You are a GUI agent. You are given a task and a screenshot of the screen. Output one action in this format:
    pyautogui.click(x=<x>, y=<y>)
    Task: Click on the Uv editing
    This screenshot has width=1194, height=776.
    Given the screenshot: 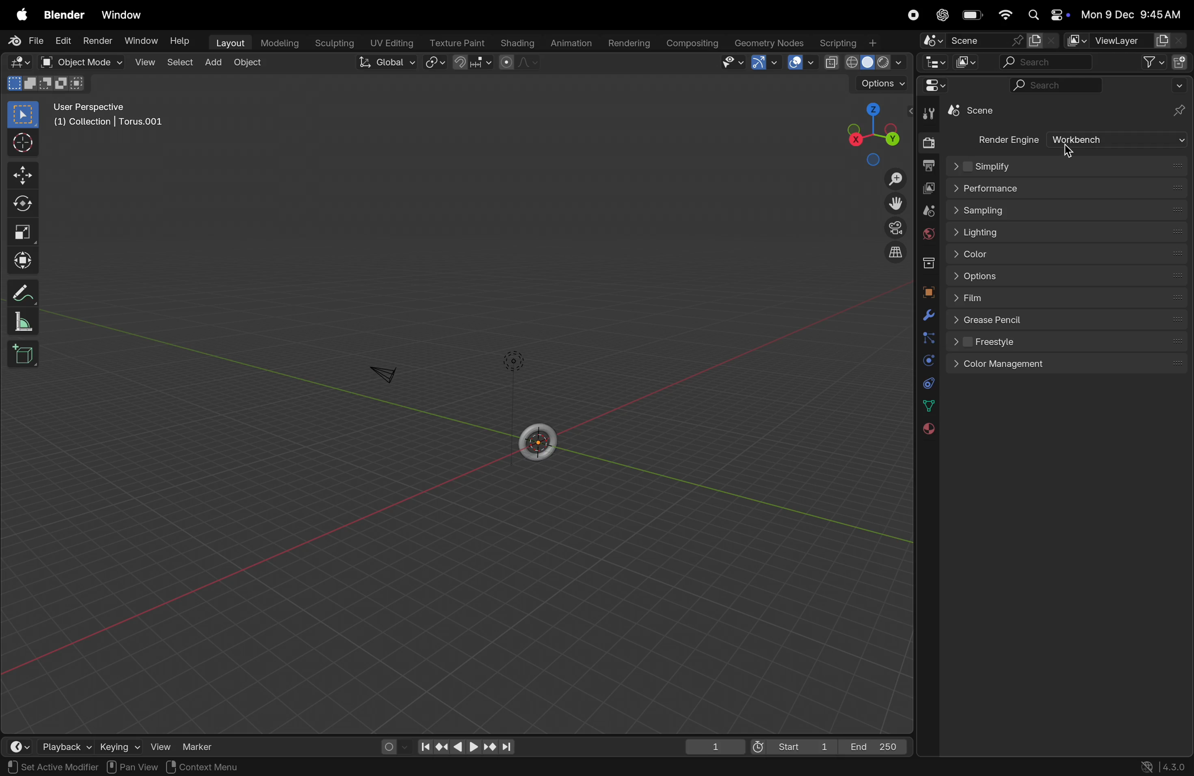 What is the action you would take?
    pyautogui.click(x=392, y=42)
    